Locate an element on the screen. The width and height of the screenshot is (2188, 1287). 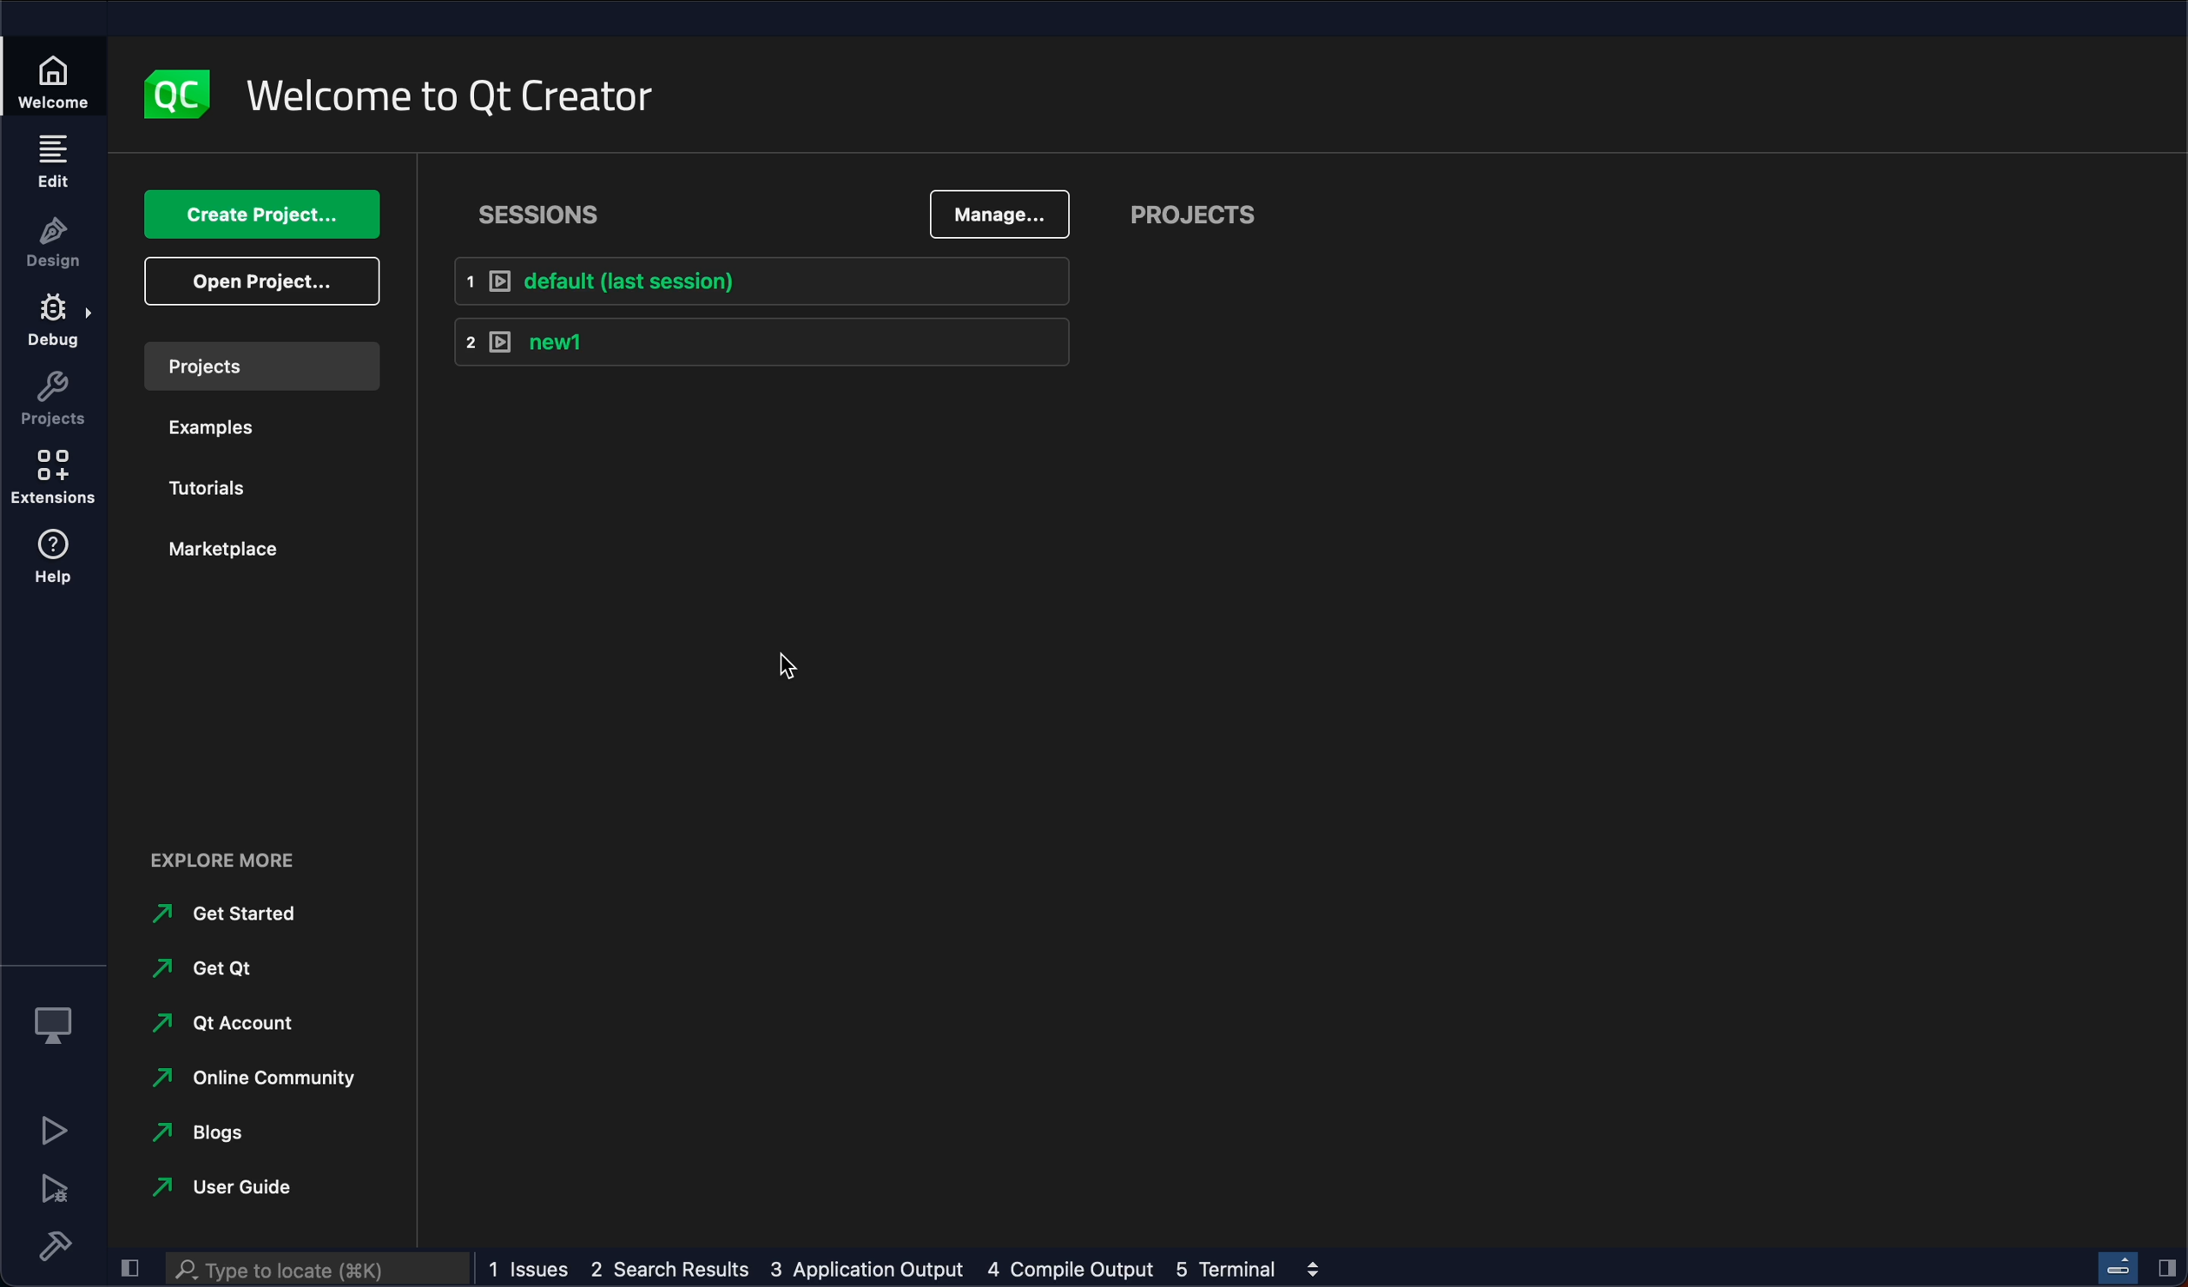
open is located at coordinates (258, 281).